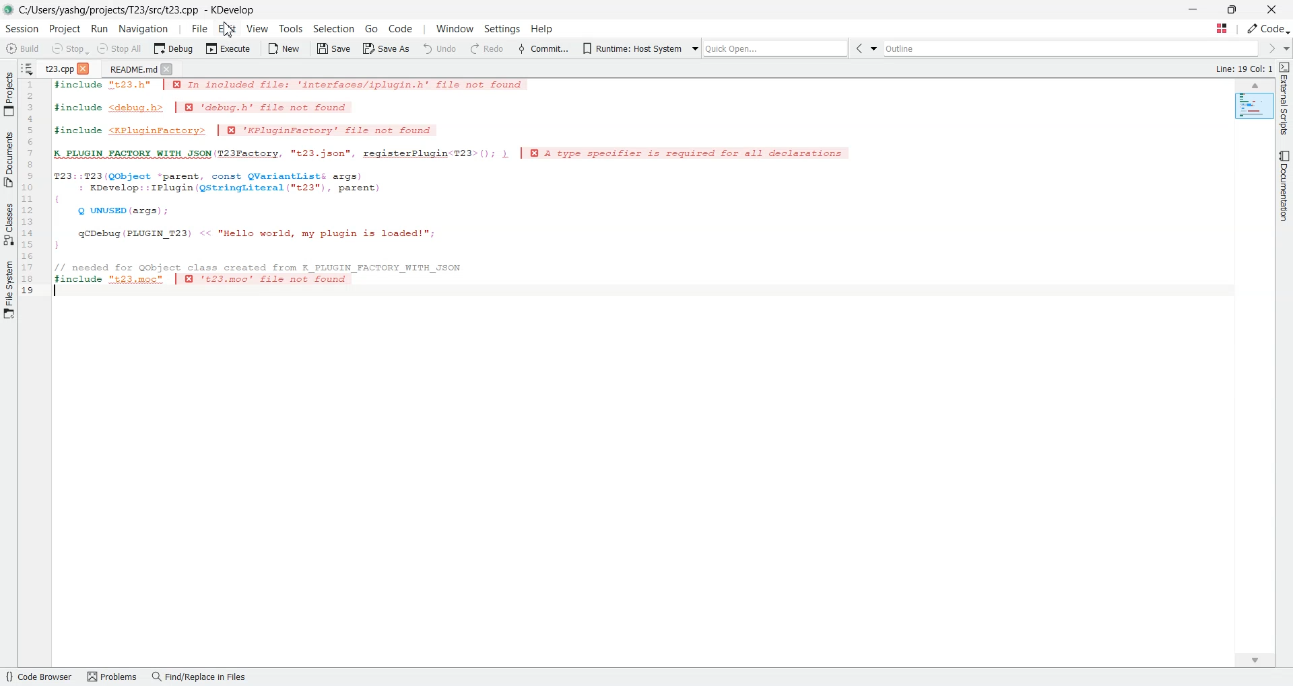 Image resolution: width=1293 pixels, height=686 pixels. I want to click on Documents, so click(9, 159).